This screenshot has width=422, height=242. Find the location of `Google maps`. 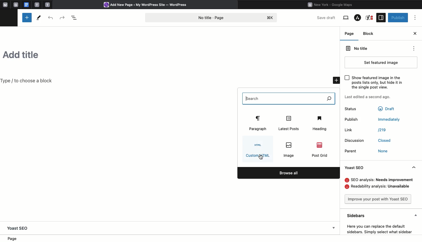

Google maps is located at coordinates (332, 4).